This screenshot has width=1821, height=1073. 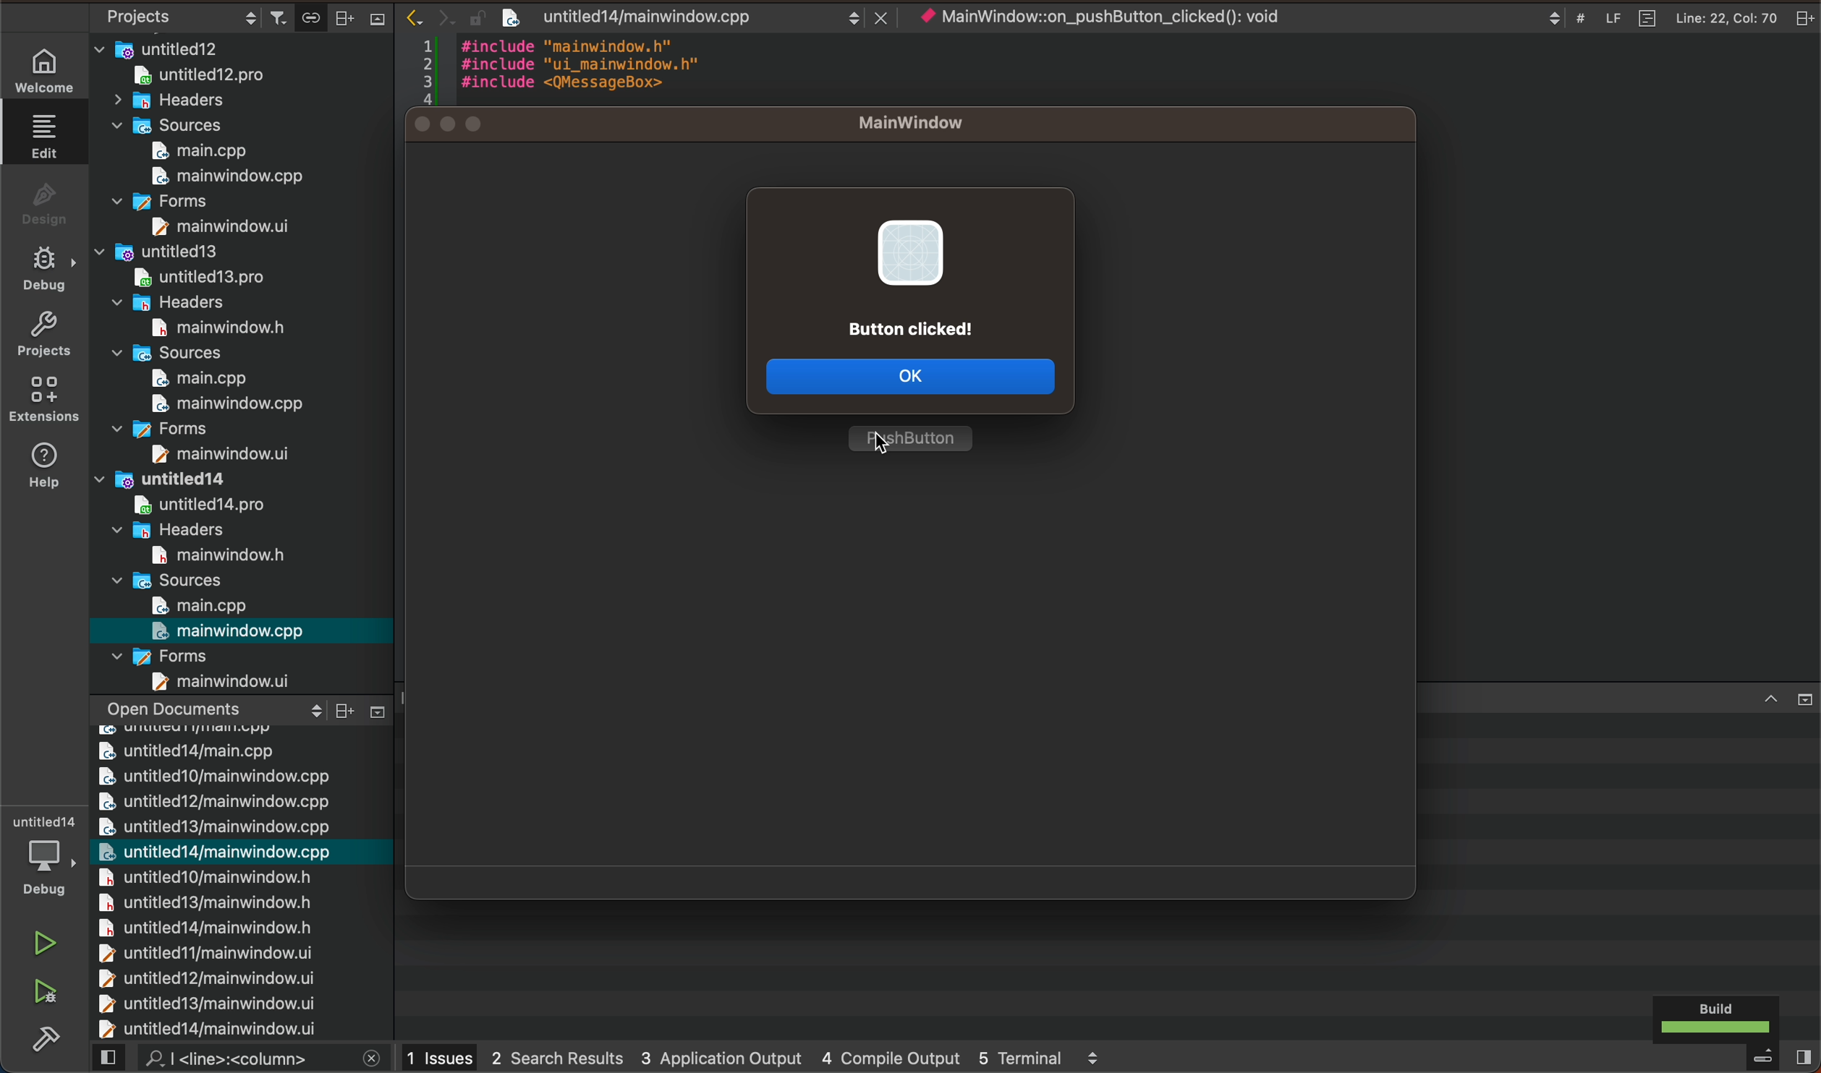 I want to click on arrows, so click(x=446, y=18).